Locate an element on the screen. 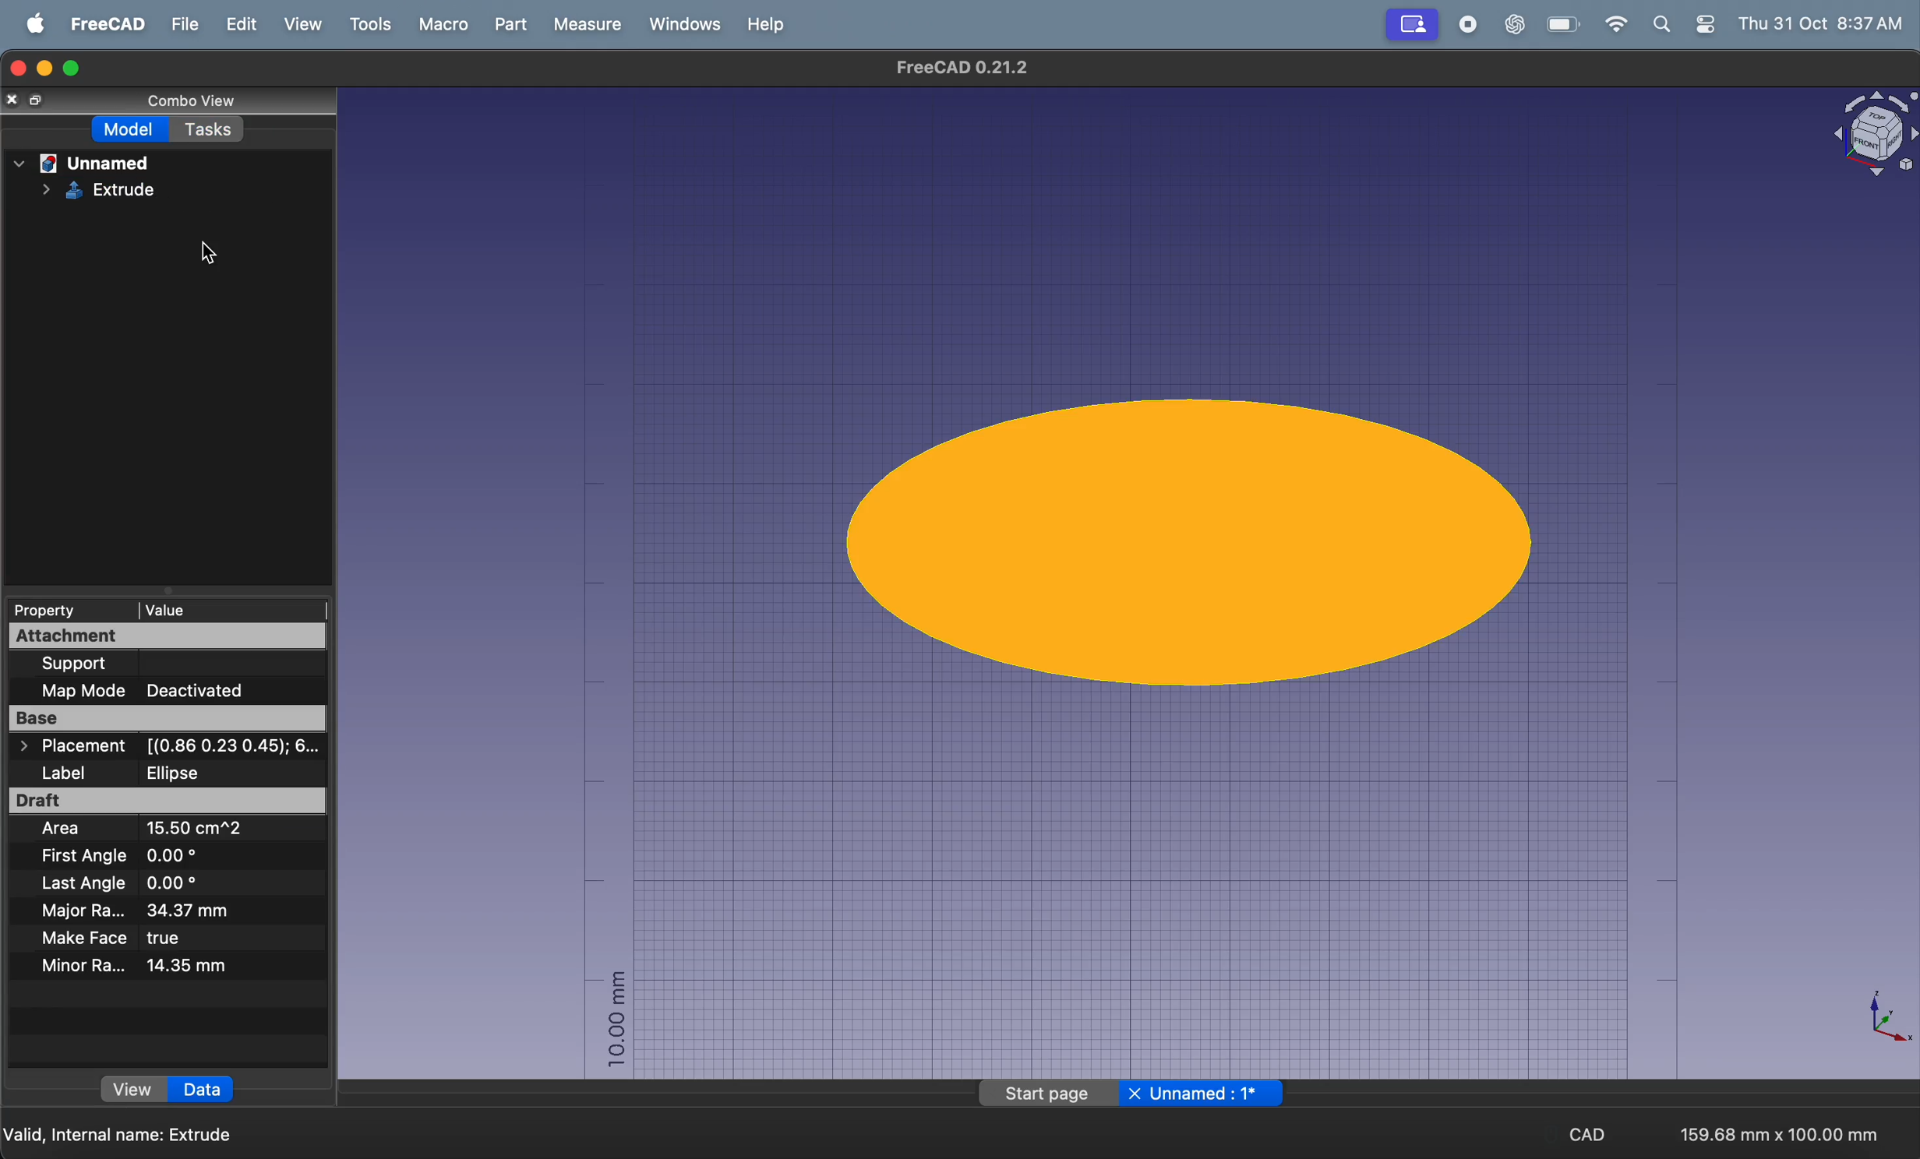 The image size is (1920, 1159). windows is located at coordinates (681, 25).